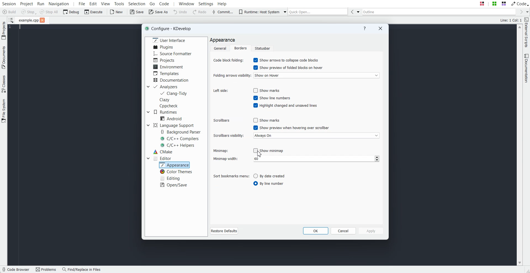 The height and width of the screenshot is (273, 530). What do you see at coordinates (12, 20) in the screenshot?
I see `Show sorted list` at bounding box center [12, 20].